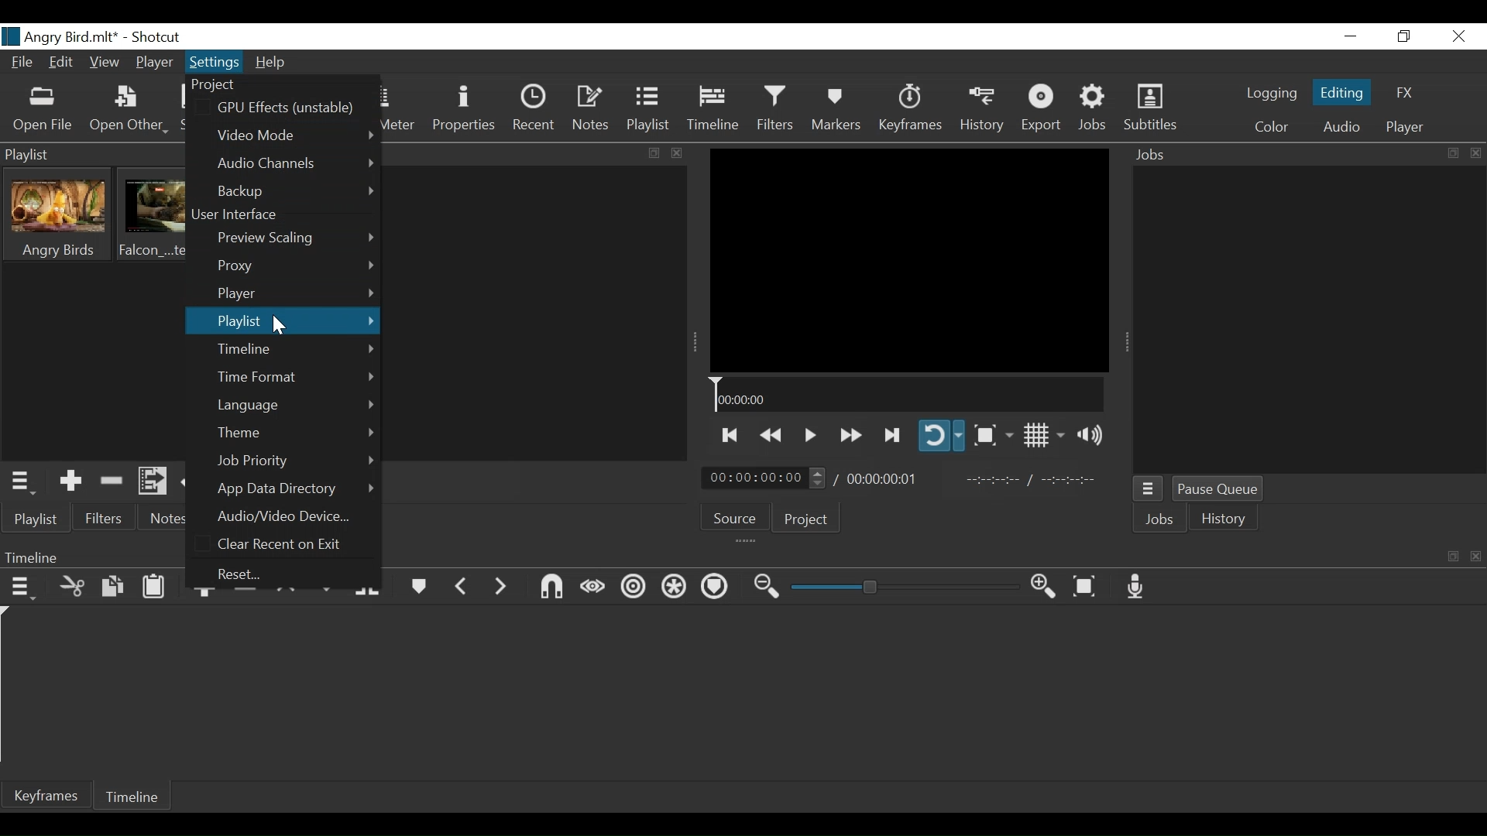 This screenshot has height=836, width=1487. What do you see at coordinates (909, 394) in the screenshot?
I see `Timeline` at bounding box center [909, 394].